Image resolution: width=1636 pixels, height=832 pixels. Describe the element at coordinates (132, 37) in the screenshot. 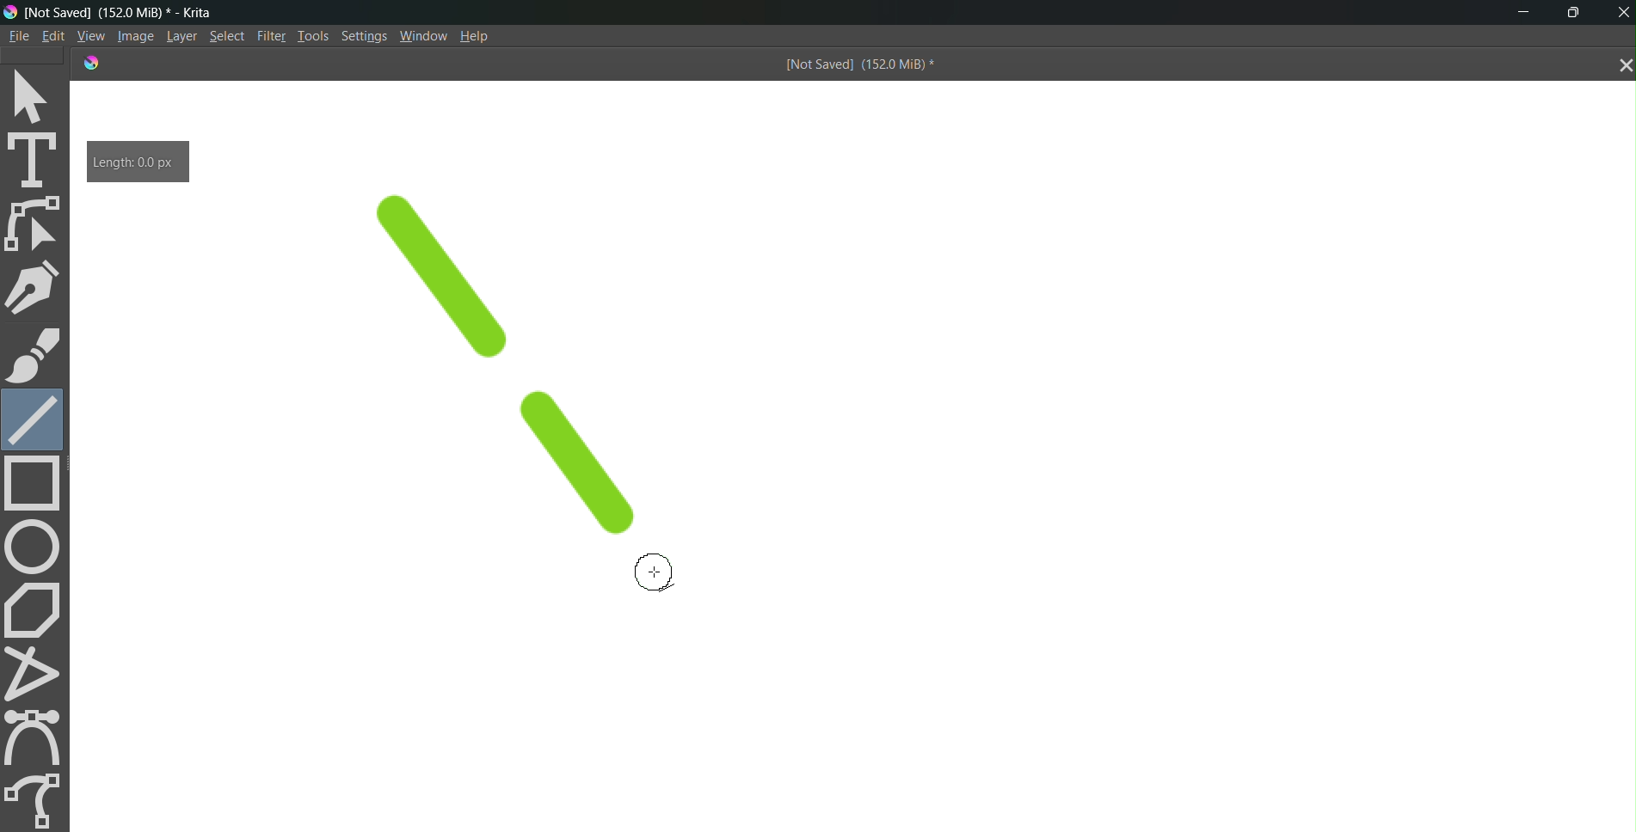

I see `Image` at that location.